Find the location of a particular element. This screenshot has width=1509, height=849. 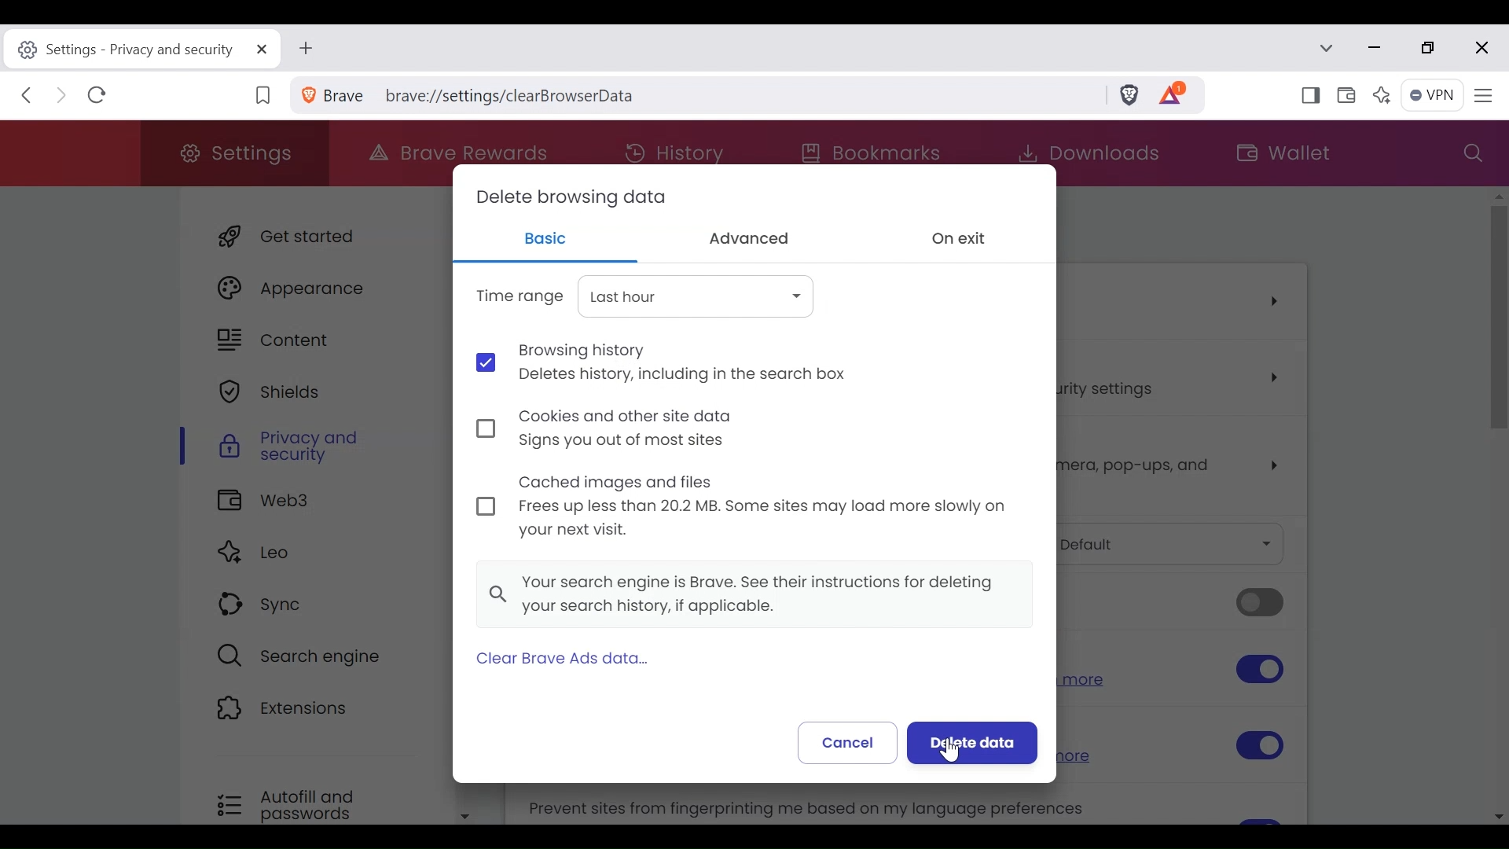

Search settings is located at coordinates (1472, 153).